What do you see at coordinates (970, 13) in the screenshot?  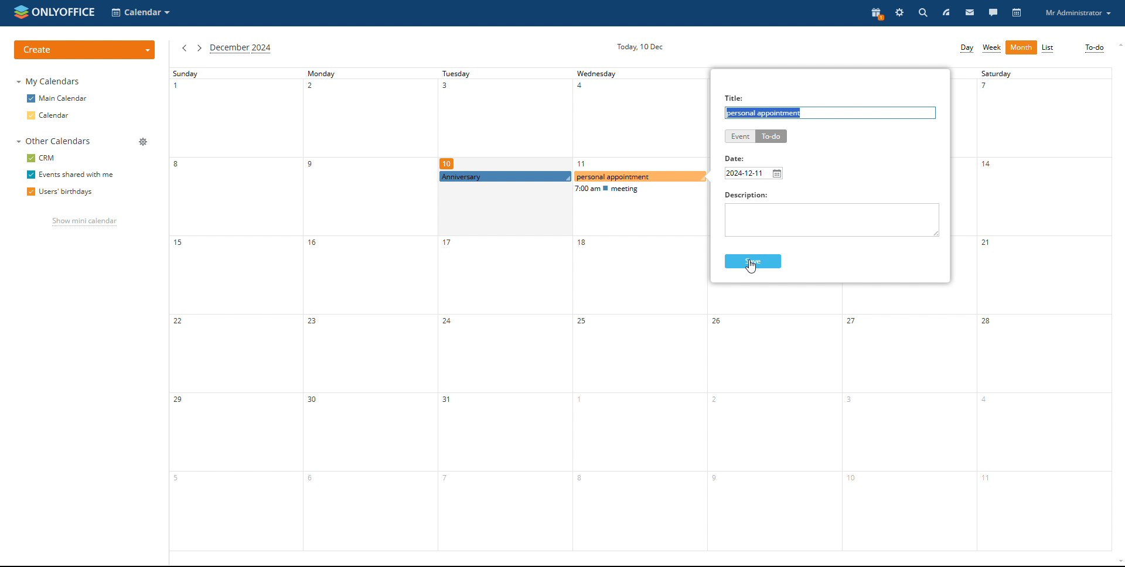 I see `mail` at bounding box center [970, 13].